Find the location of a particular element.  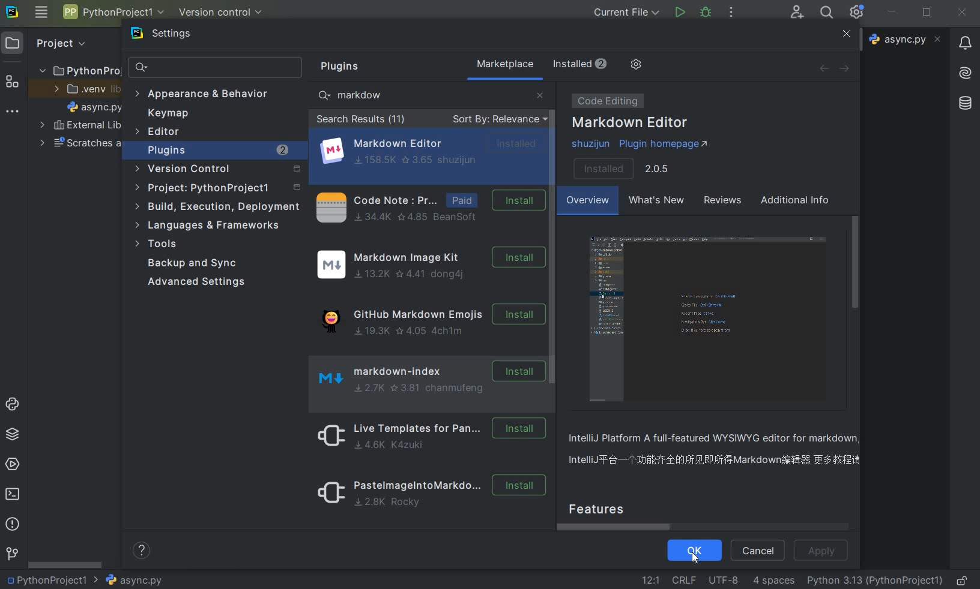

scrollbar is located at coordinates (66, 564).